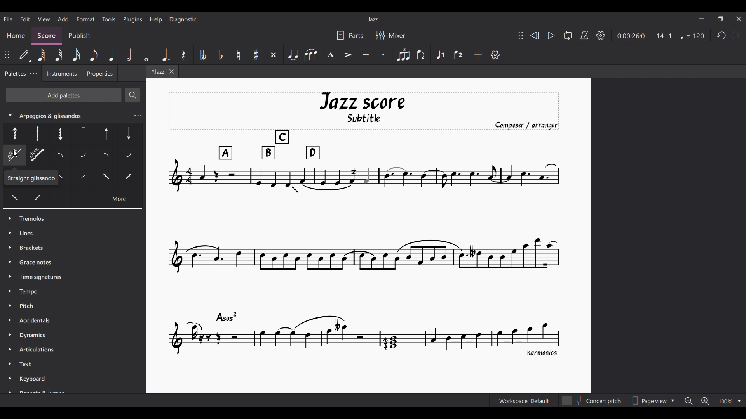 This screenshot has height=419, width=746. Describe the element at coordinates (105, 178) in the screenshot. I see `Palate 16` at that location.